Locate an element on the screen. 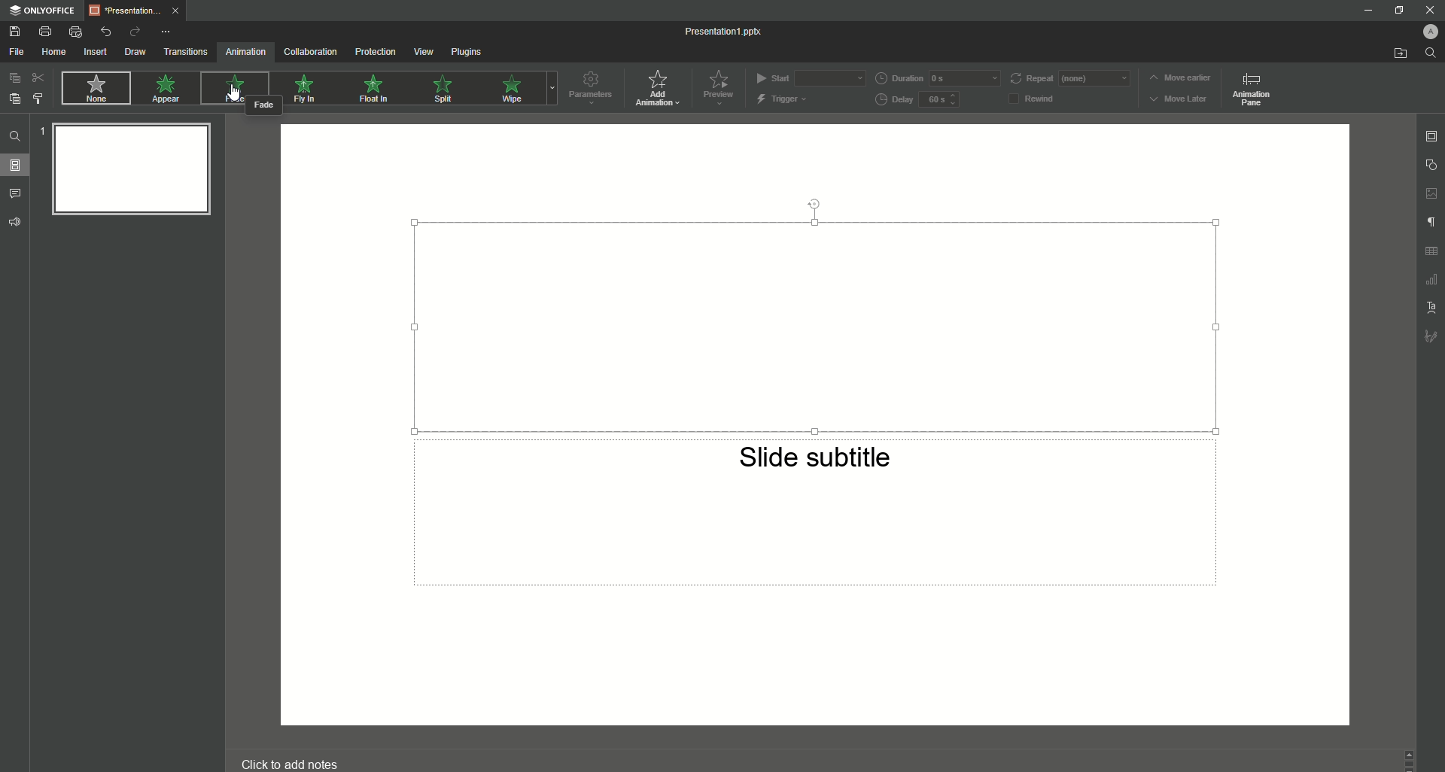 The image size is (1445, 772). Find is located at coordinates (15, 137).